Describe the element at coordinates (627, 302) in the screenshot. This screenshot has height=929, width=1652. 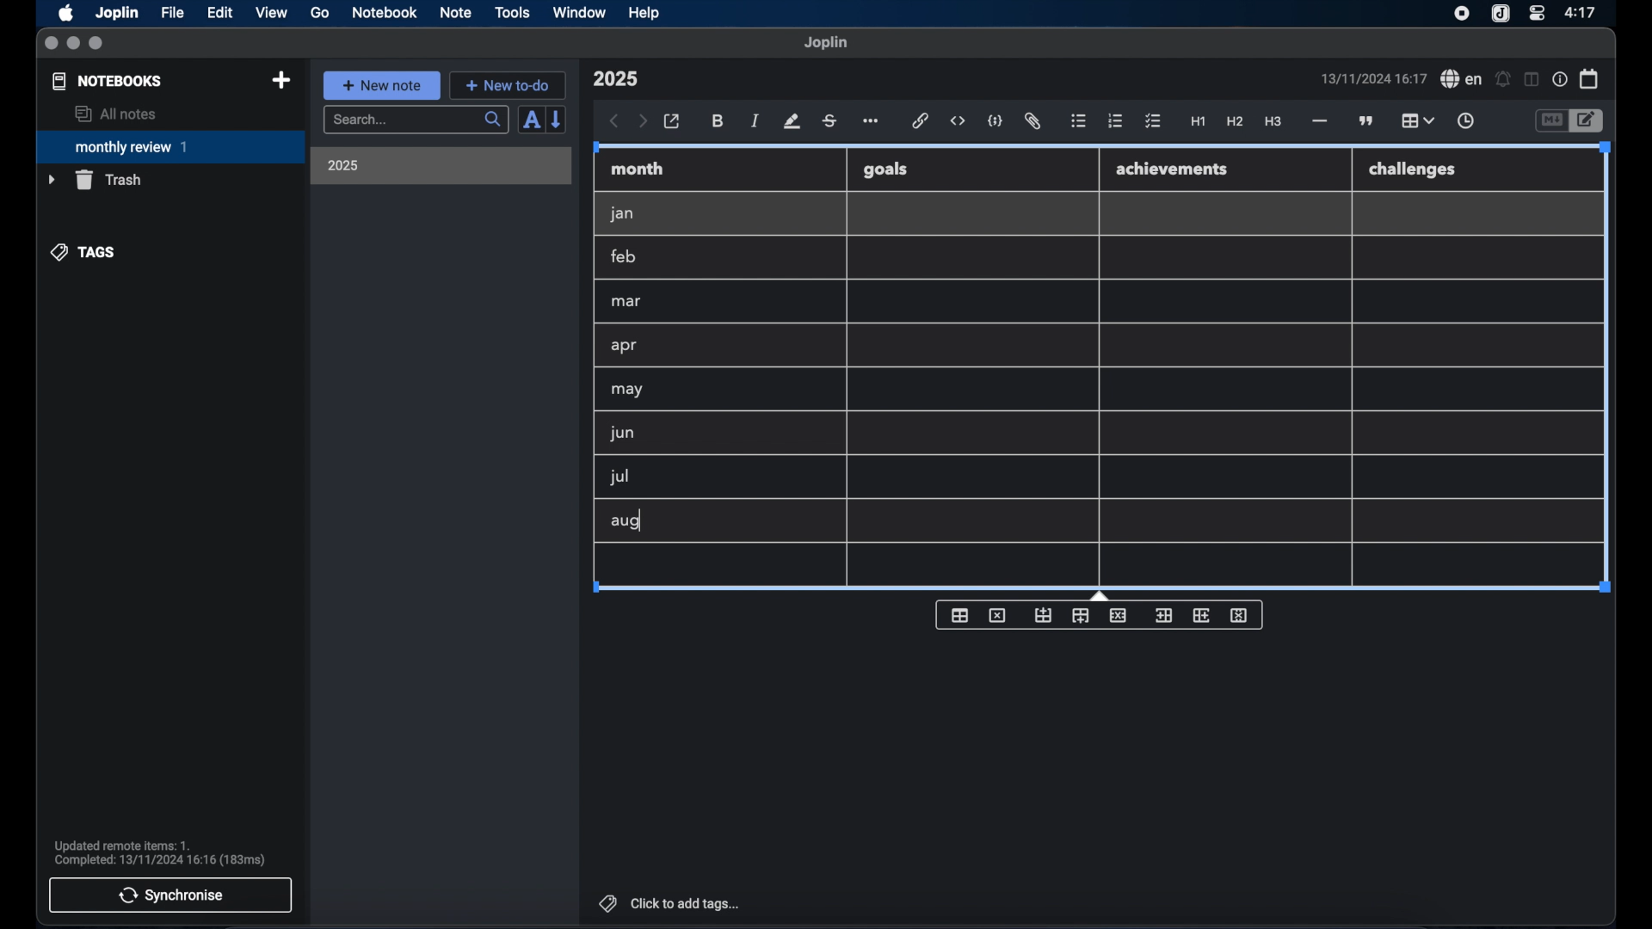
I see `mar` at that location.